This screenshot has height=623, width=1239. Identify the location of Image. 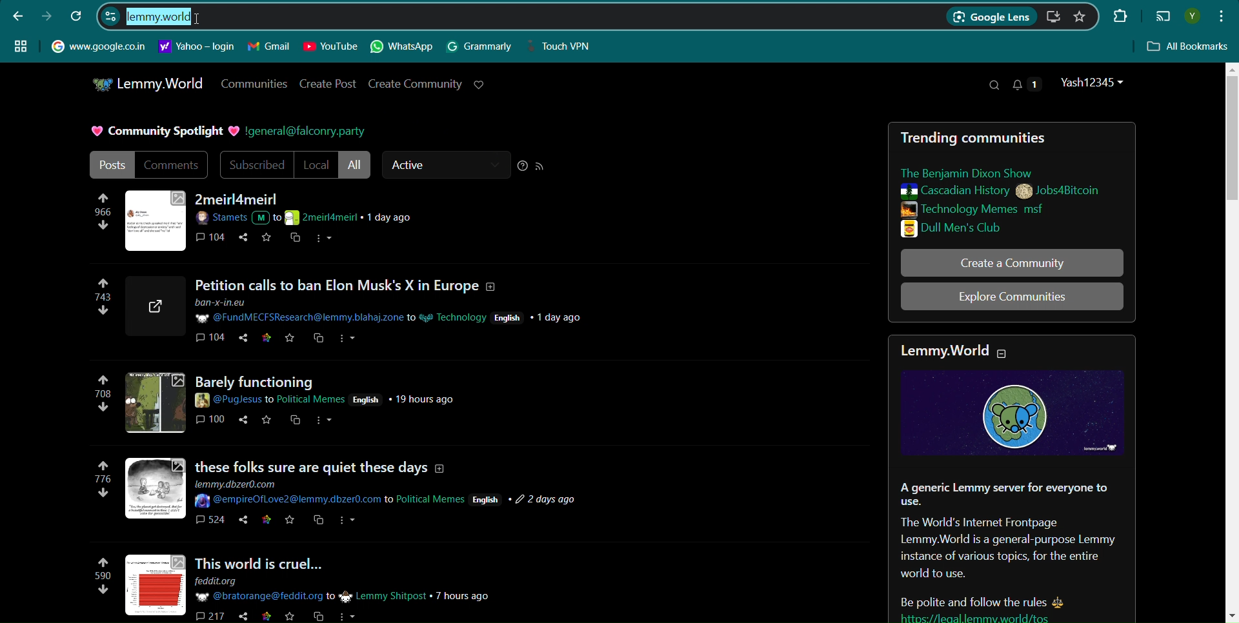
(156, 219).